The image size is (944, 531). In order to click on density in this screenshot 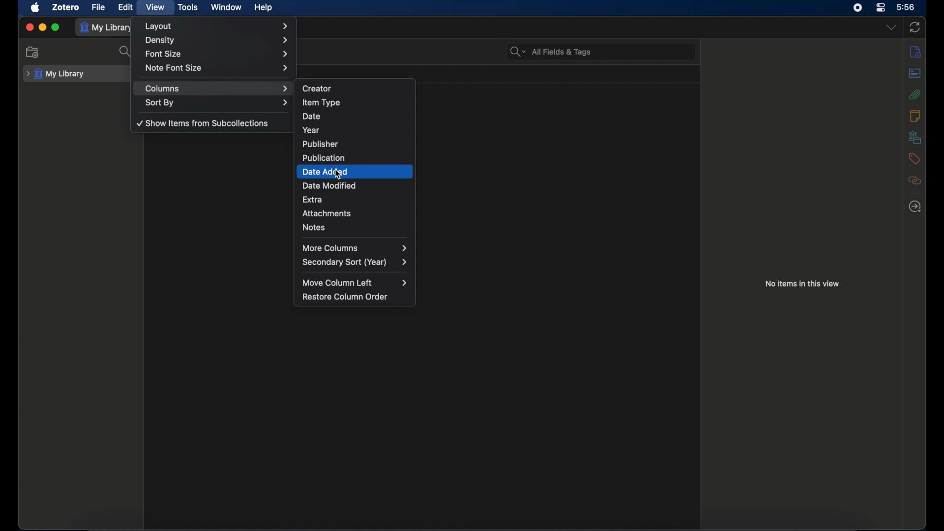, I will do `click(219, 41)`.